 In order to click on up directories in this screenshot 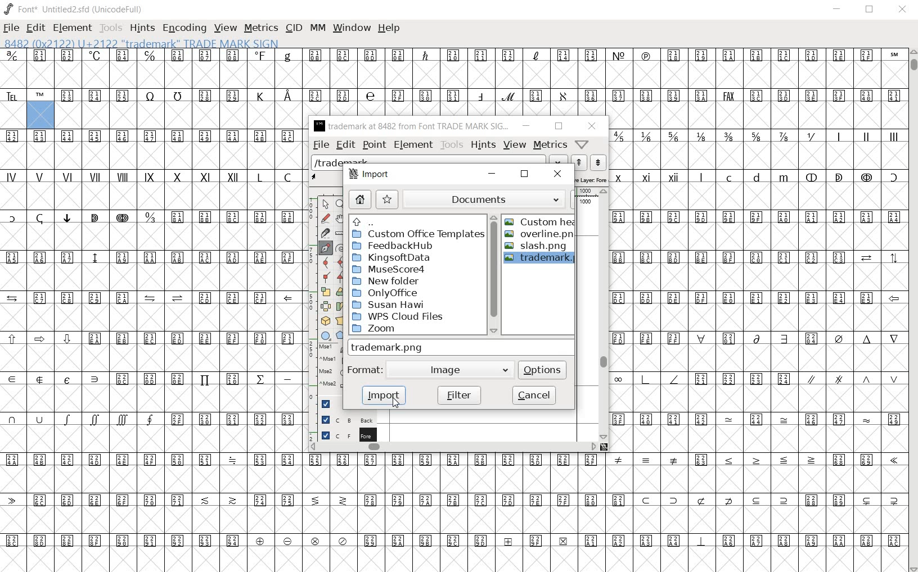, I will do `click(388, 221)`.